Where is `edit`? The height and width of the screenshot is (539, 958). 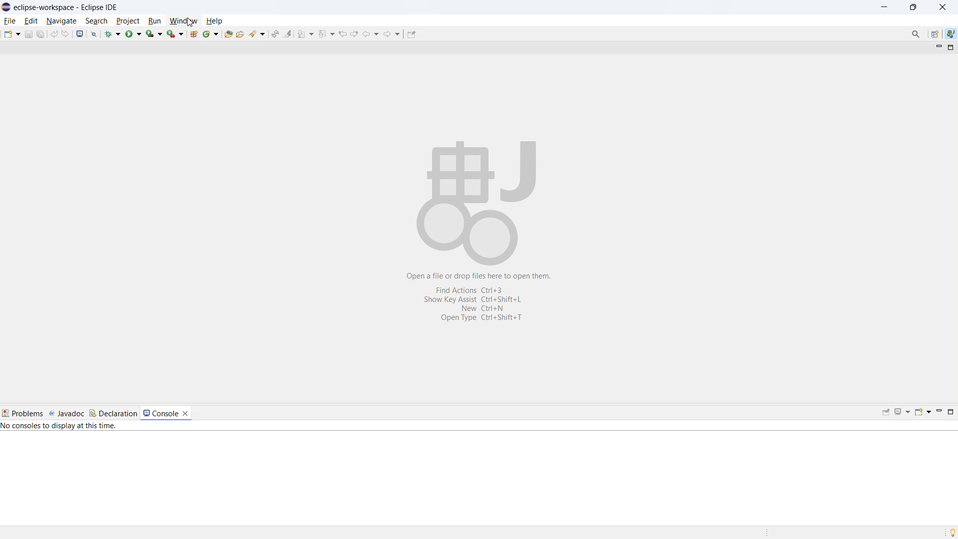
edit is located at coordinates (31, 21).